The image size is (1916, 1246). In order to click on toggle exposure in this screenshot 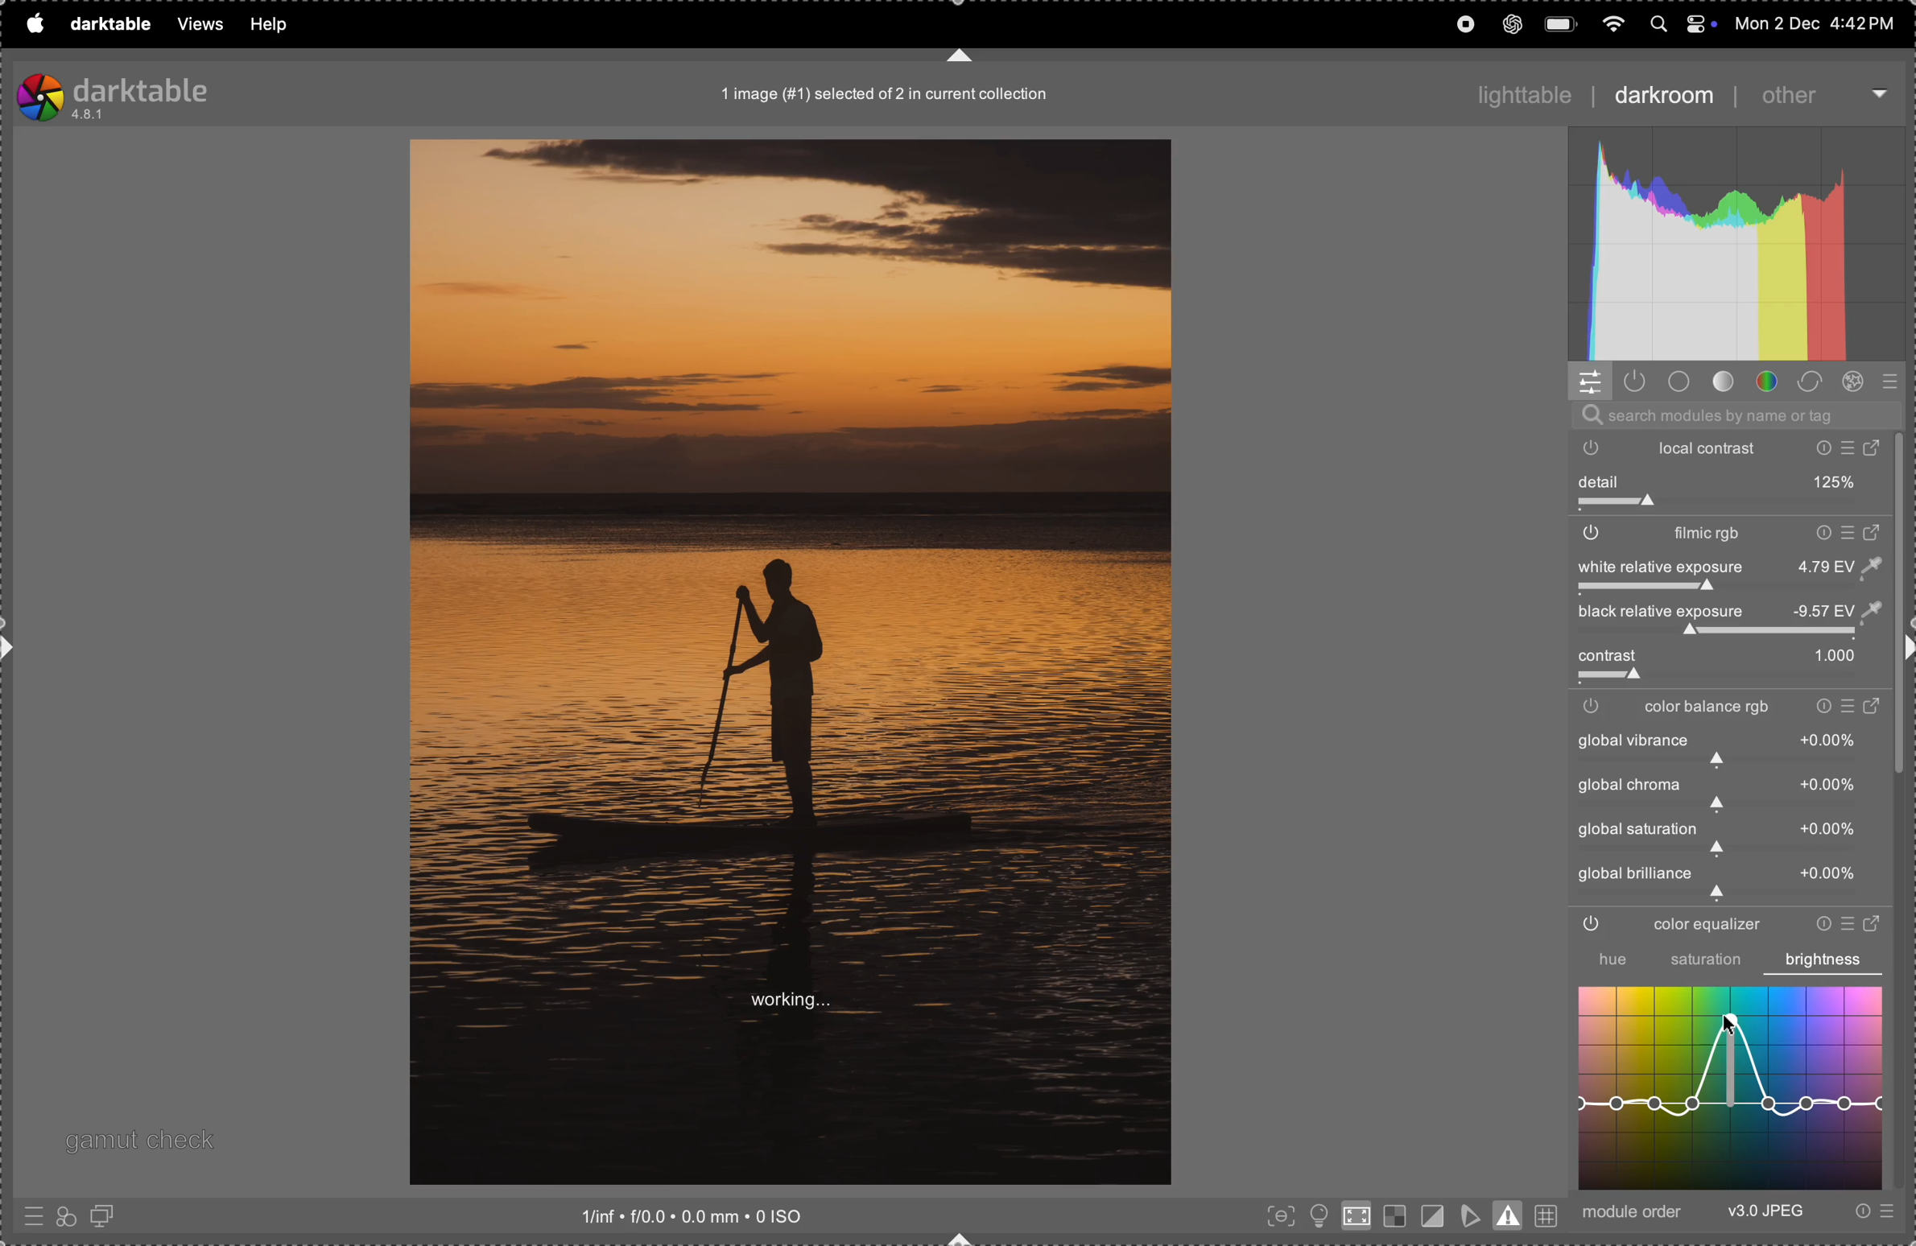, I will do `click(1603, 589)`.